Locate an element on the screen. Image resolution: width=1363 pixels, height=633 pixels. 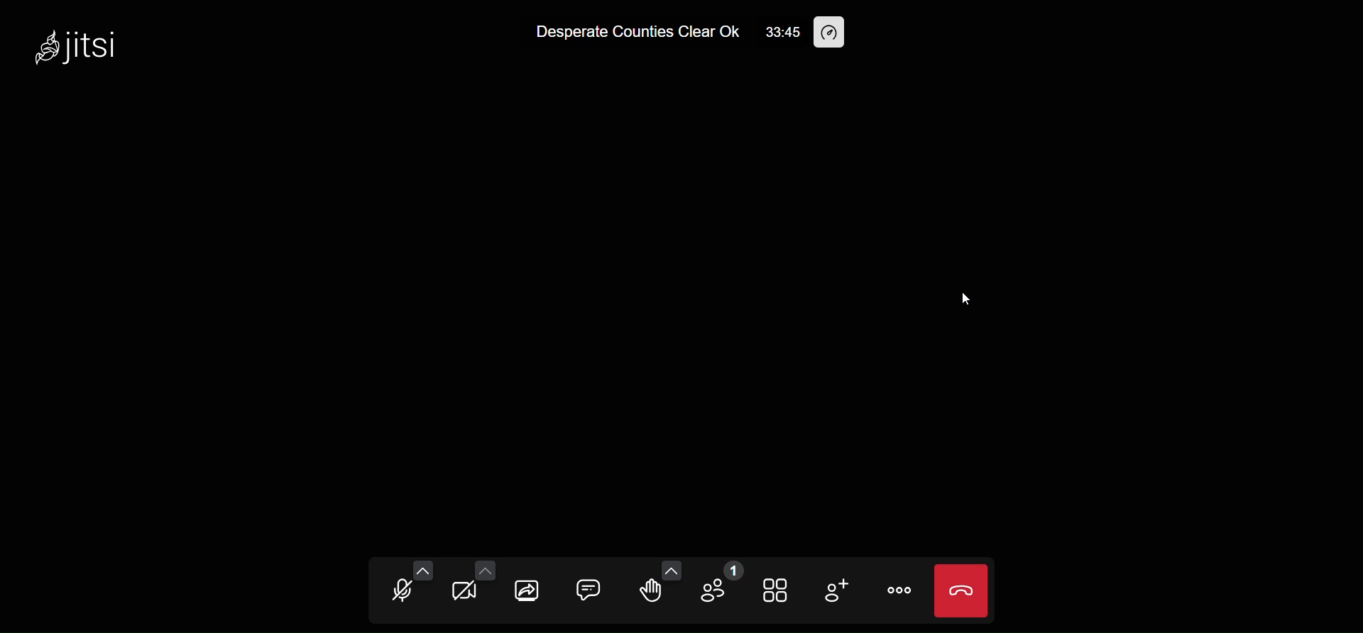
chat is located at coordinates (586, 586).